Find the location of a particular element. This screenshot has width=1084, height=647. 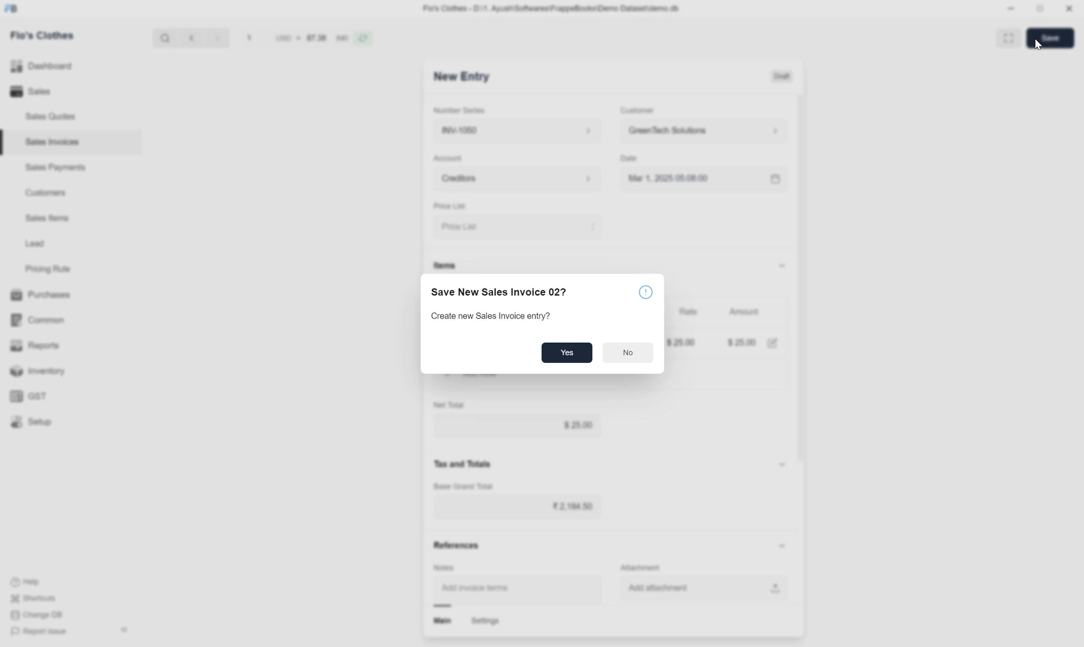

no is located at coordinates (626, 353).